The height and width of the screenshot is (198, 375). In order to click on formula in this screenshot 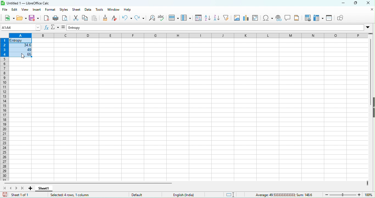, I will do `click(64, 27)`.